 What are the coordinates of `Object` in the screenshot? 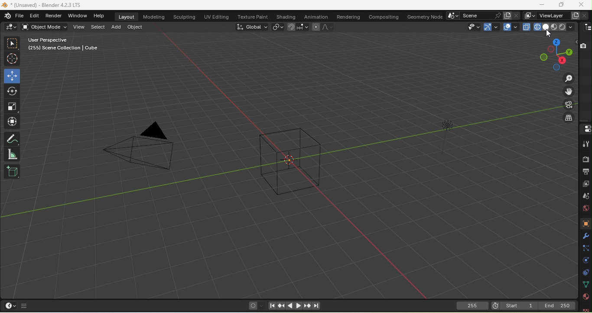 It's located at (584, 223).